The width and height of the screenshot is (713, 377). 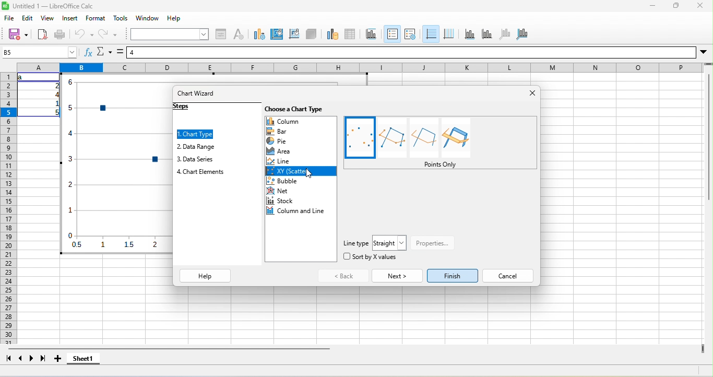 I want to click on title, so click(x=372, y=35).